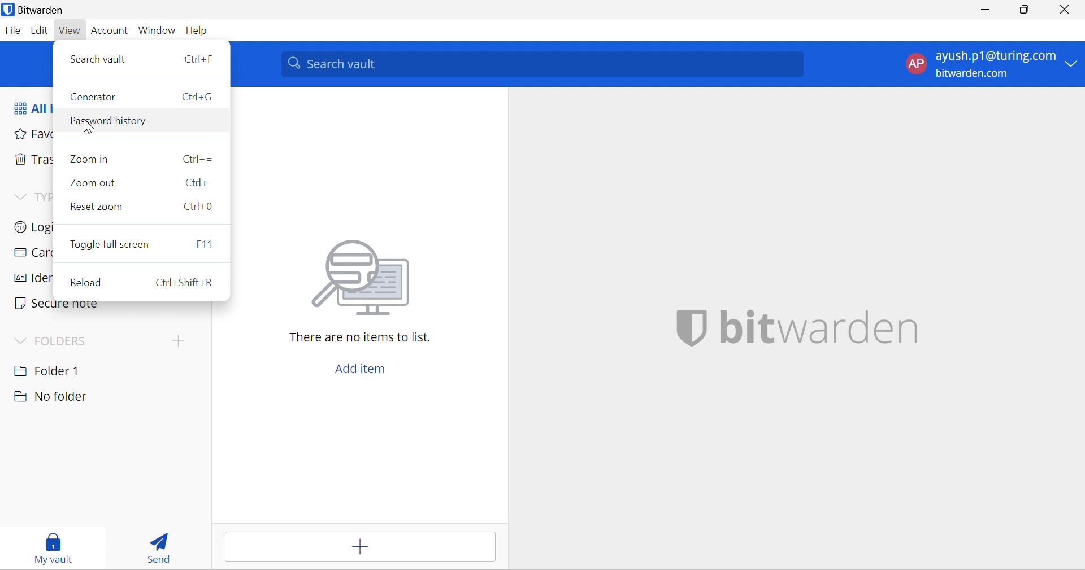  What do you see at coordinates (1066, 10) in the screenshot?
I see `close` at bounding box center [1066, 10].